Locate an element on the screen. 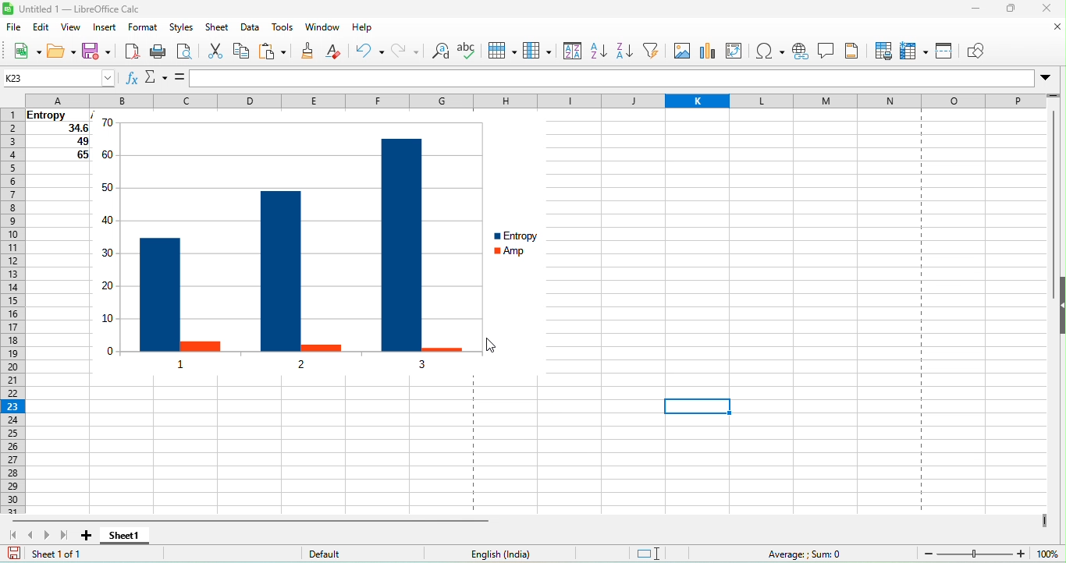 This screenshot has width=1066, height=563. function wizard is located at coordinates (132, 79).